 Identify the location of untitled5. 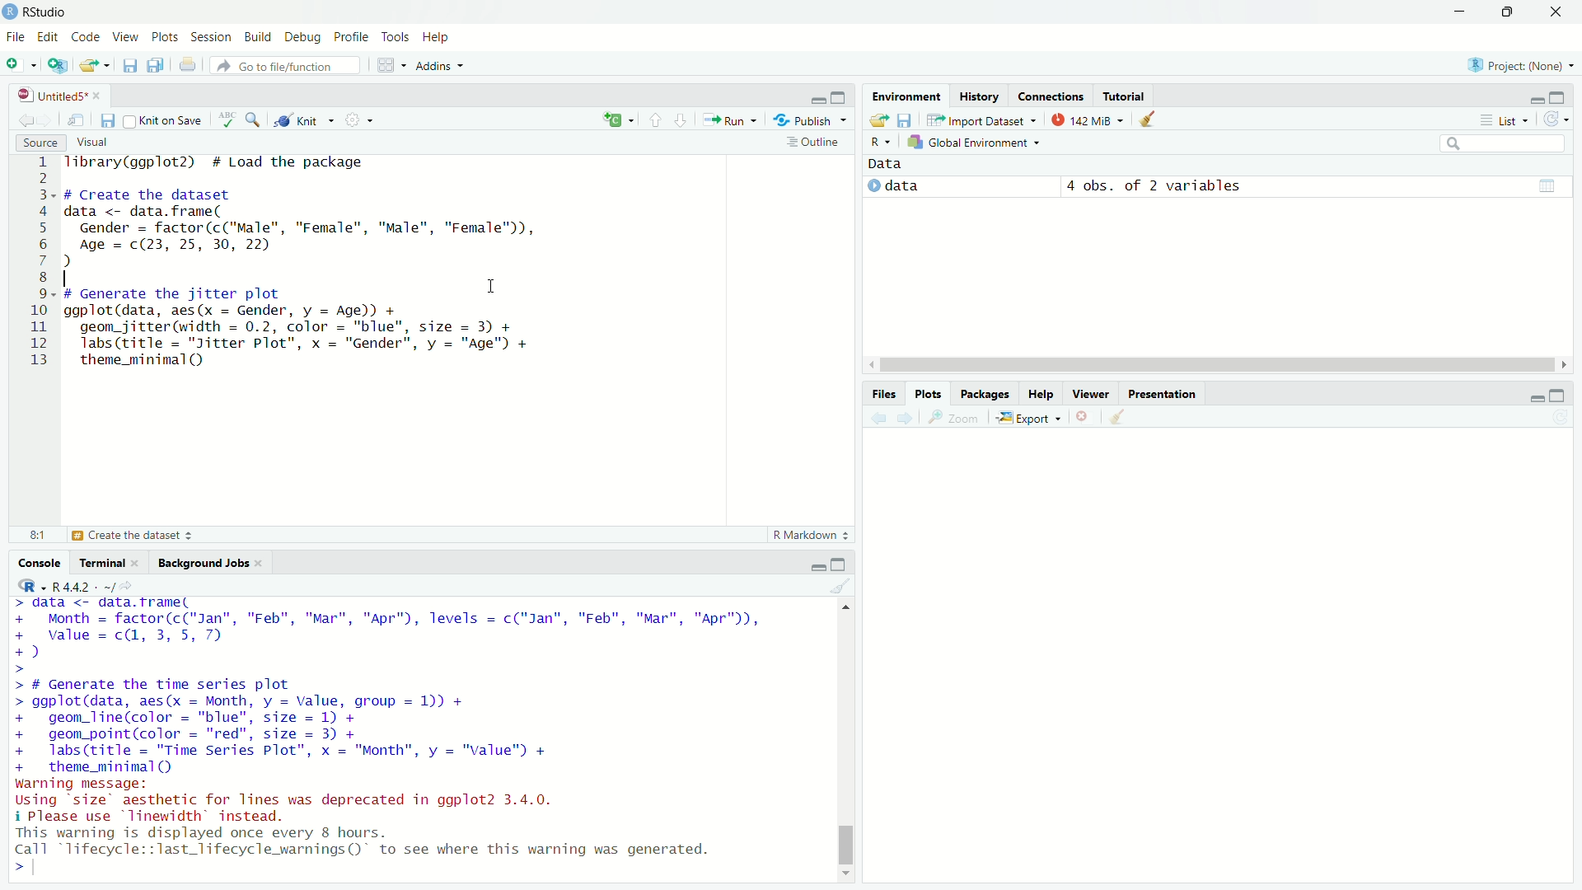
(45, 96).